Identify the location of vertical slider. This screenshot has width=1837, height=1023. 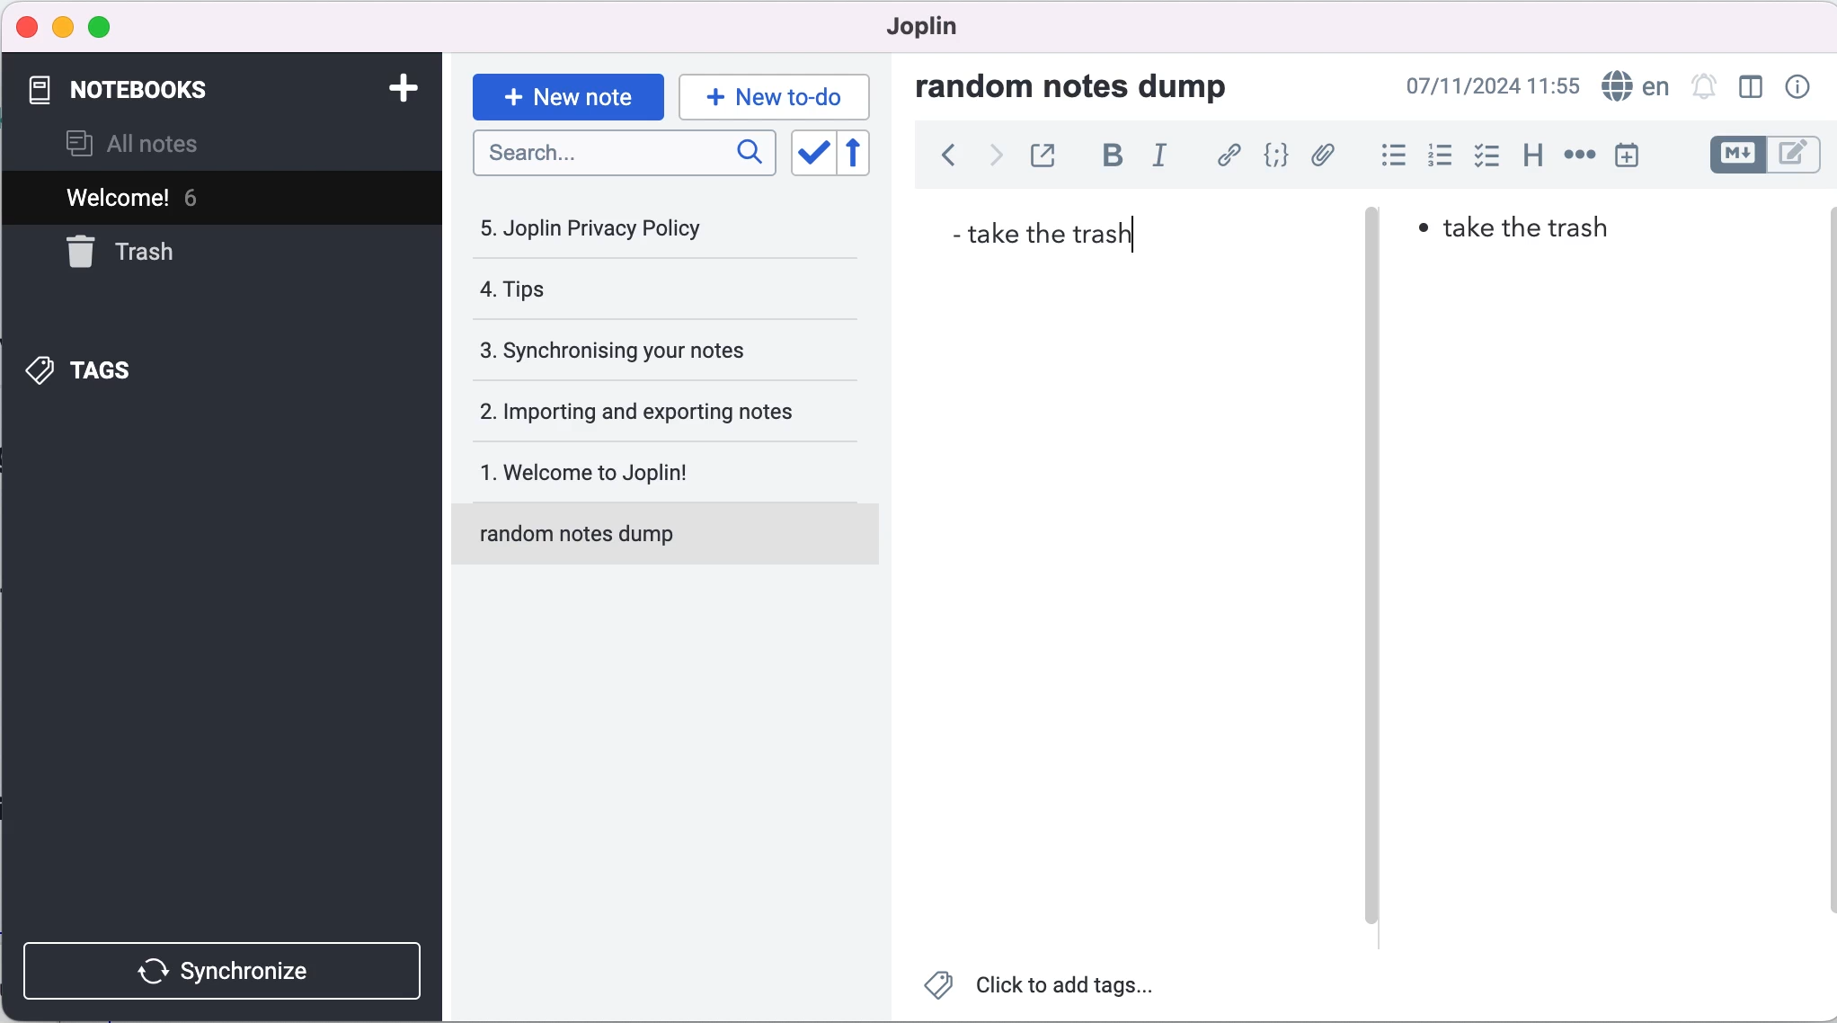
(1373, 252).